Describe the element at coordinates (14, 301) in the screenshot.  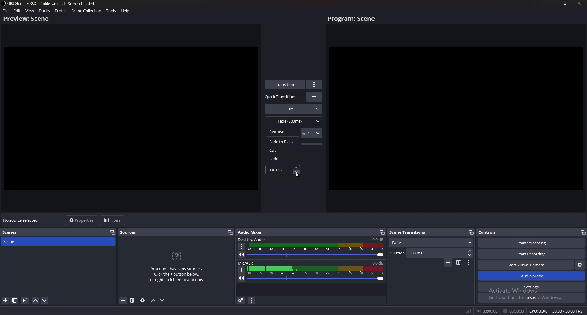
I see `delete source` at that location.